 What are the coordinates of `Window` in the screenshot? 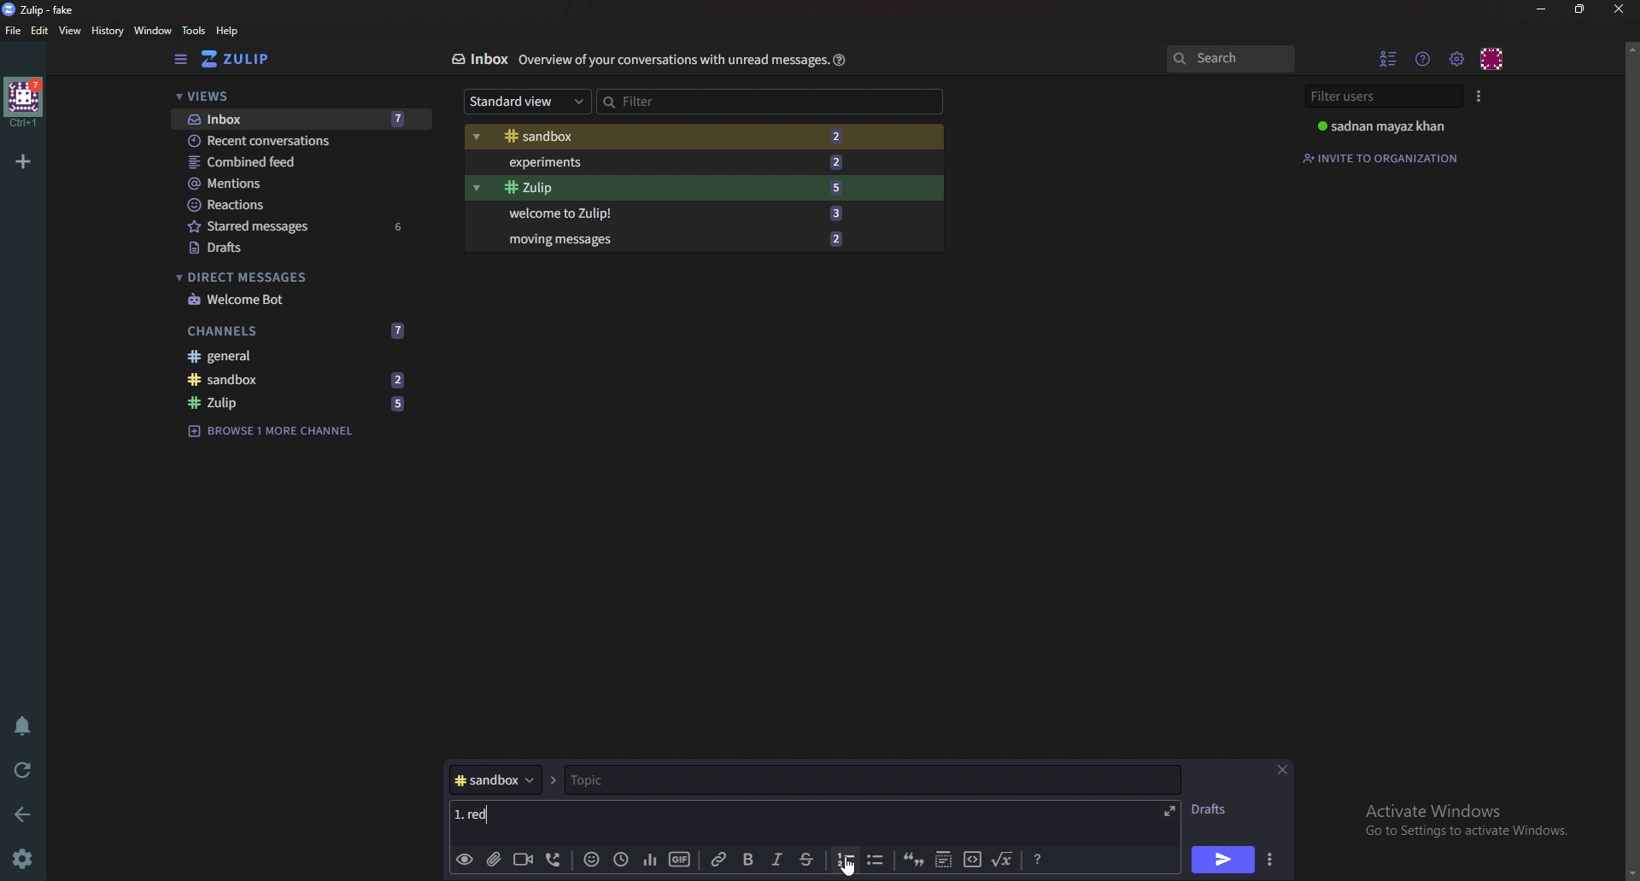 It's located at (150, 30).